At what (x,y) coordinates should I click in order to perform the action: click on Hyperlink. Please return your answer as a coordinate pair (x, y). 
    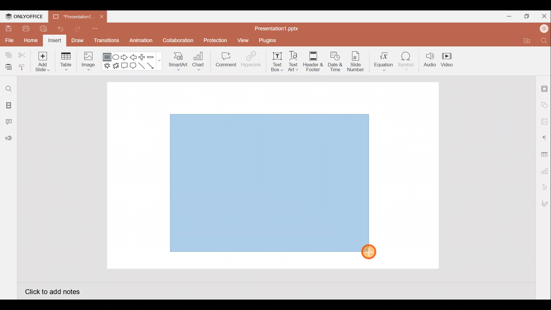
    Looking at the image, I should click on (250, 60).